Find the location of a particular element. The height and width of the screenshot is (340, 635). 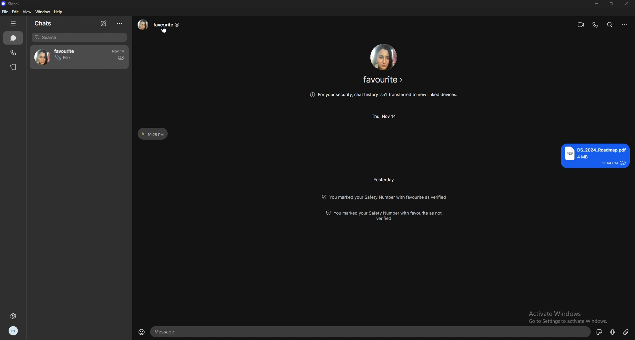

search messages is located at coordinates (610, 25).